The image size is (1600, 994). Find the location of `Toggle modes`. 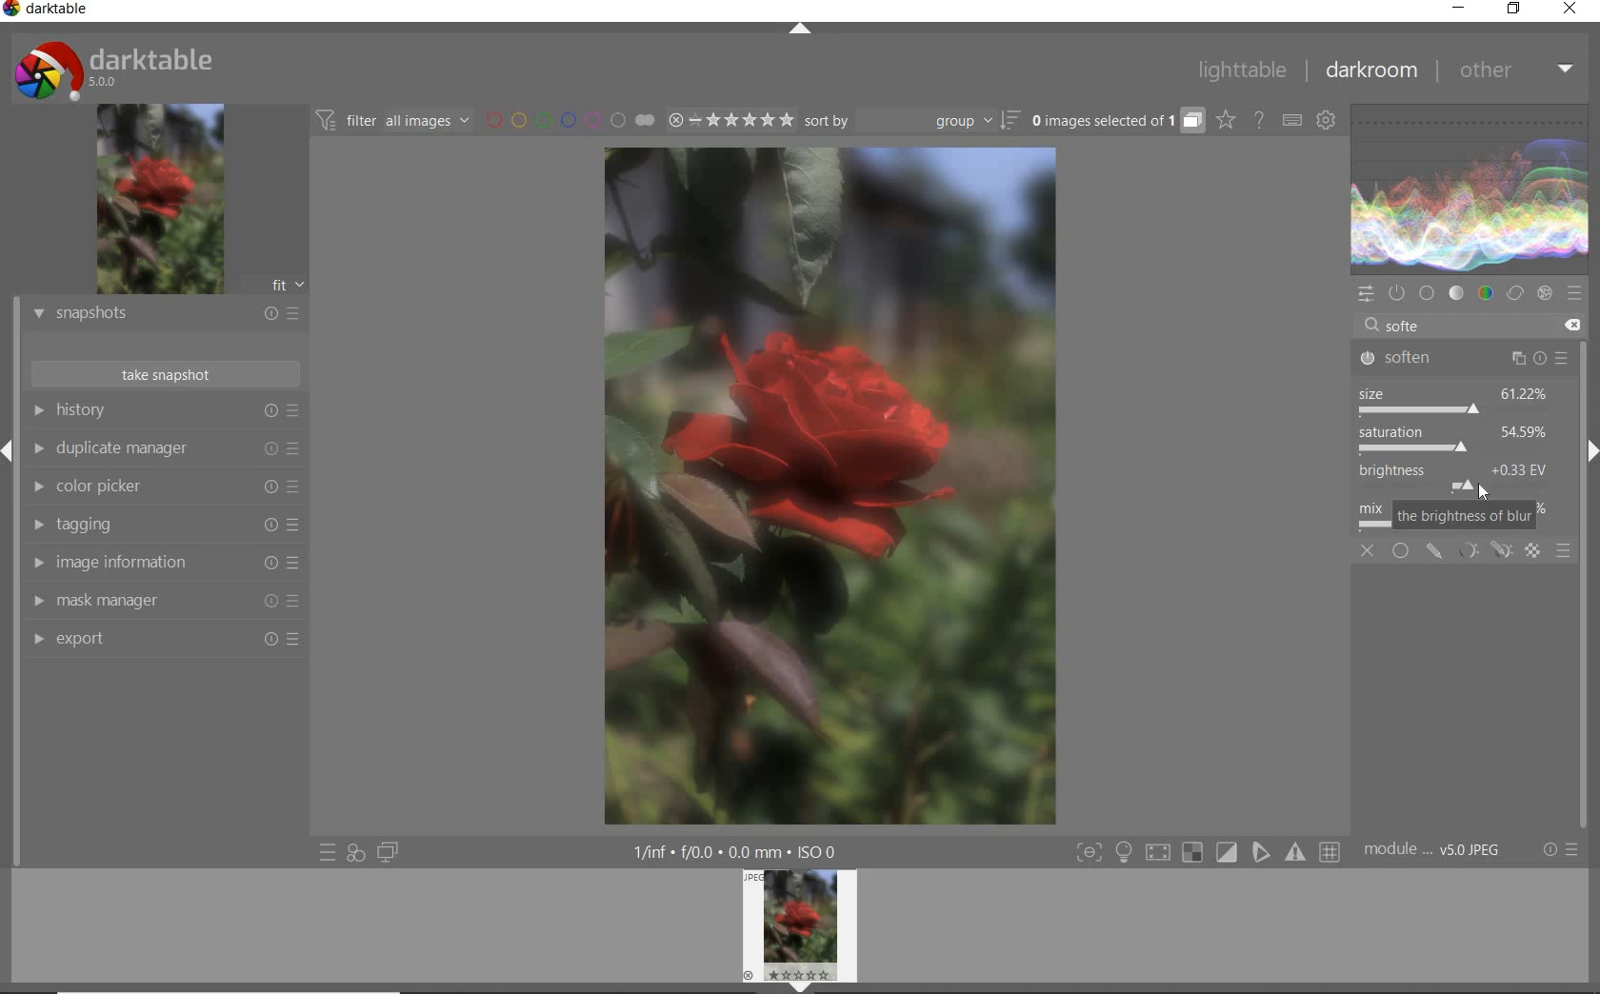

Toggle modes is located at coordinates (1205, 852).